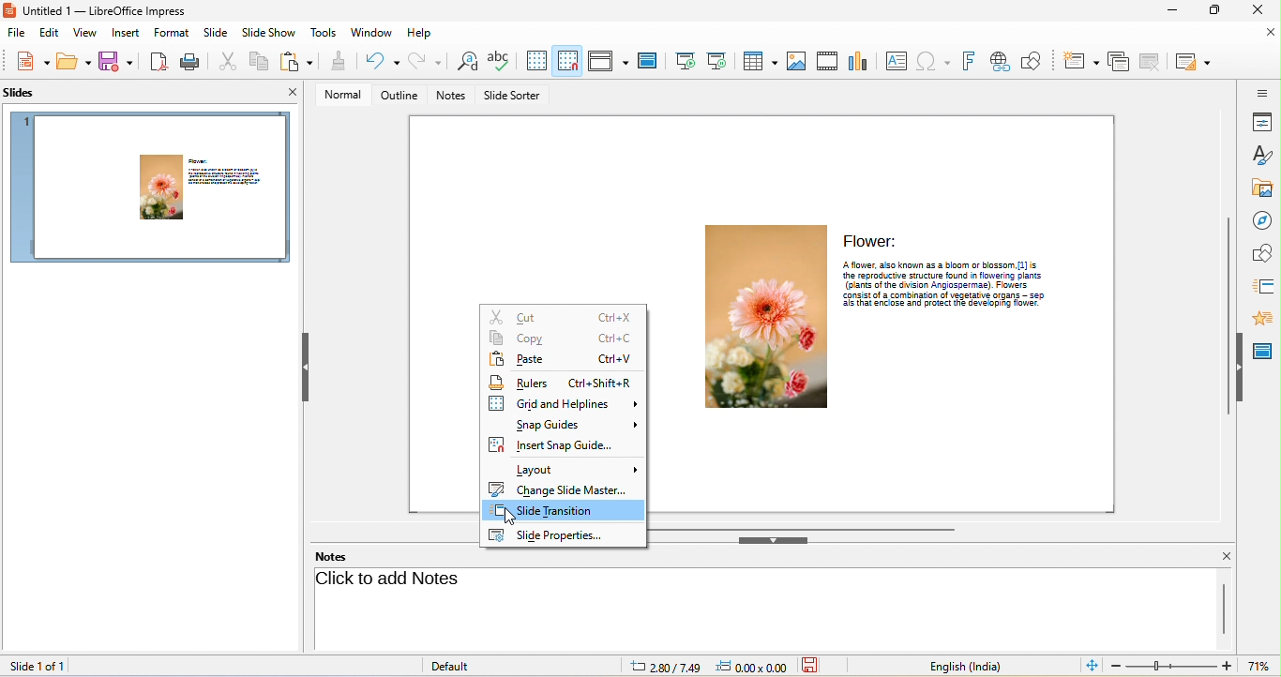  Describe the element at coordinates (1264, 285) in the screenshot. I see `slide transition` at that location.